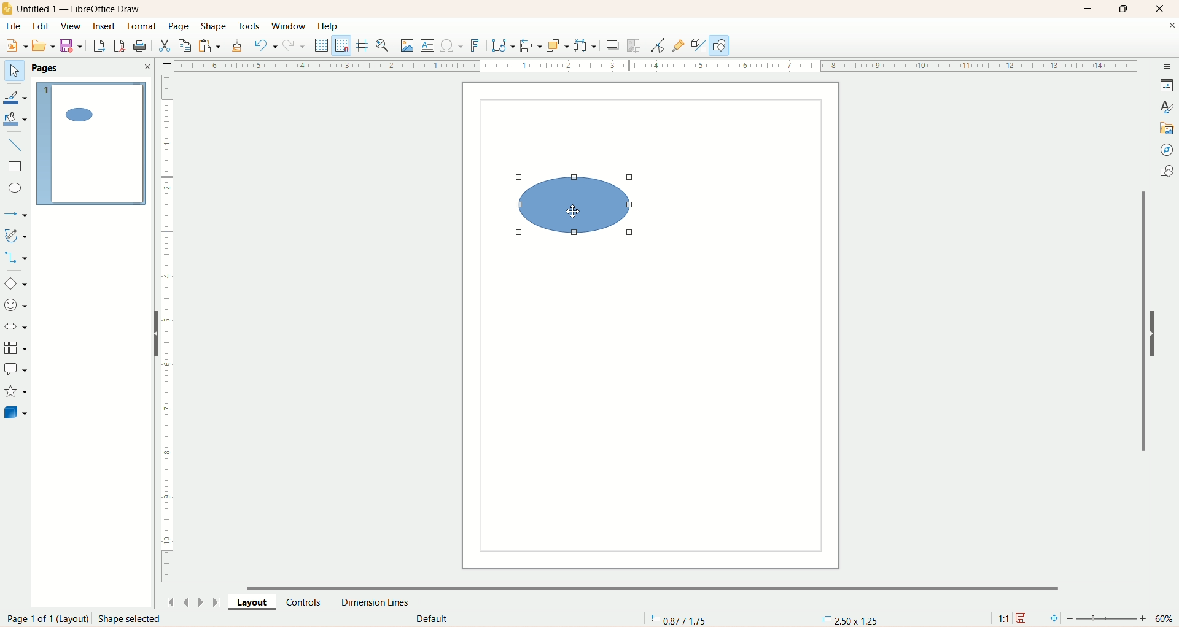 The width and height of the screenshot is (1179, 627). What do you see at coordinates (451, 46) in the screenshot?
I see `special character` at bounding box center [451, 46].